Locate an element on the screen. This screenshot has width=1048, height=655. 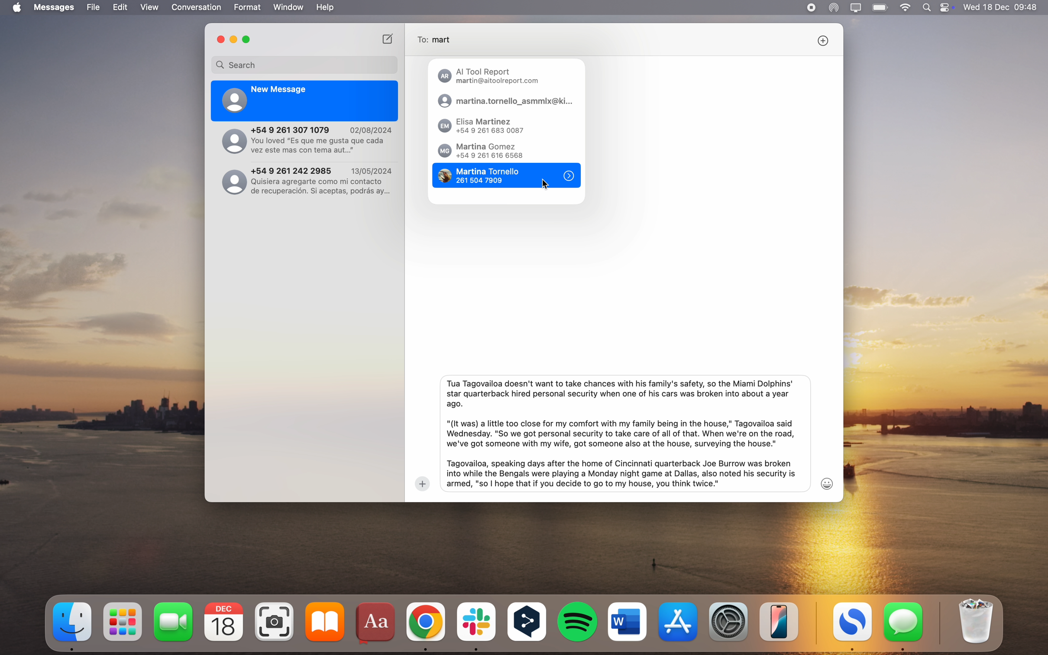
iphone mirroring is located at coordinates (780, 621).